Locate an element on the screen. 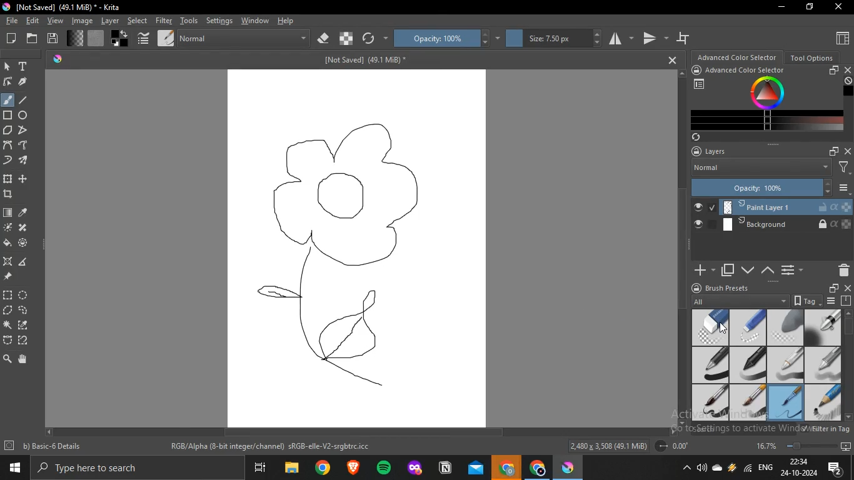 This screenshot has height=480, width=854. freehand selection tool is located at coordinates (23, 309).